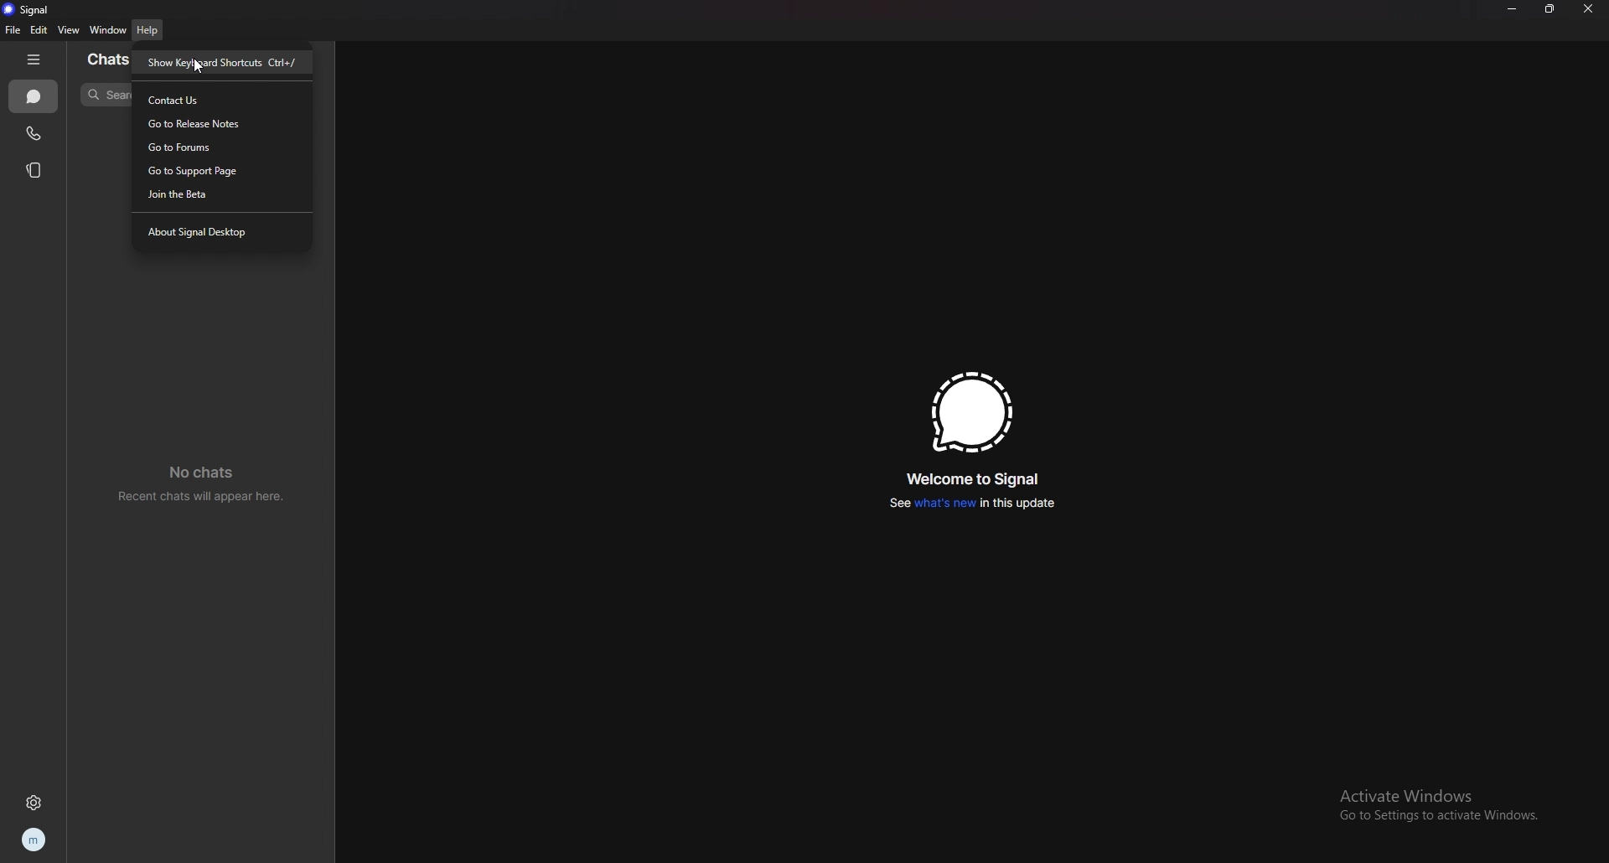 The width and height of the screenshot is (1609, 863). Describe the element at coordinates (37, 9) in the screenshot. I see `signal` at that location.